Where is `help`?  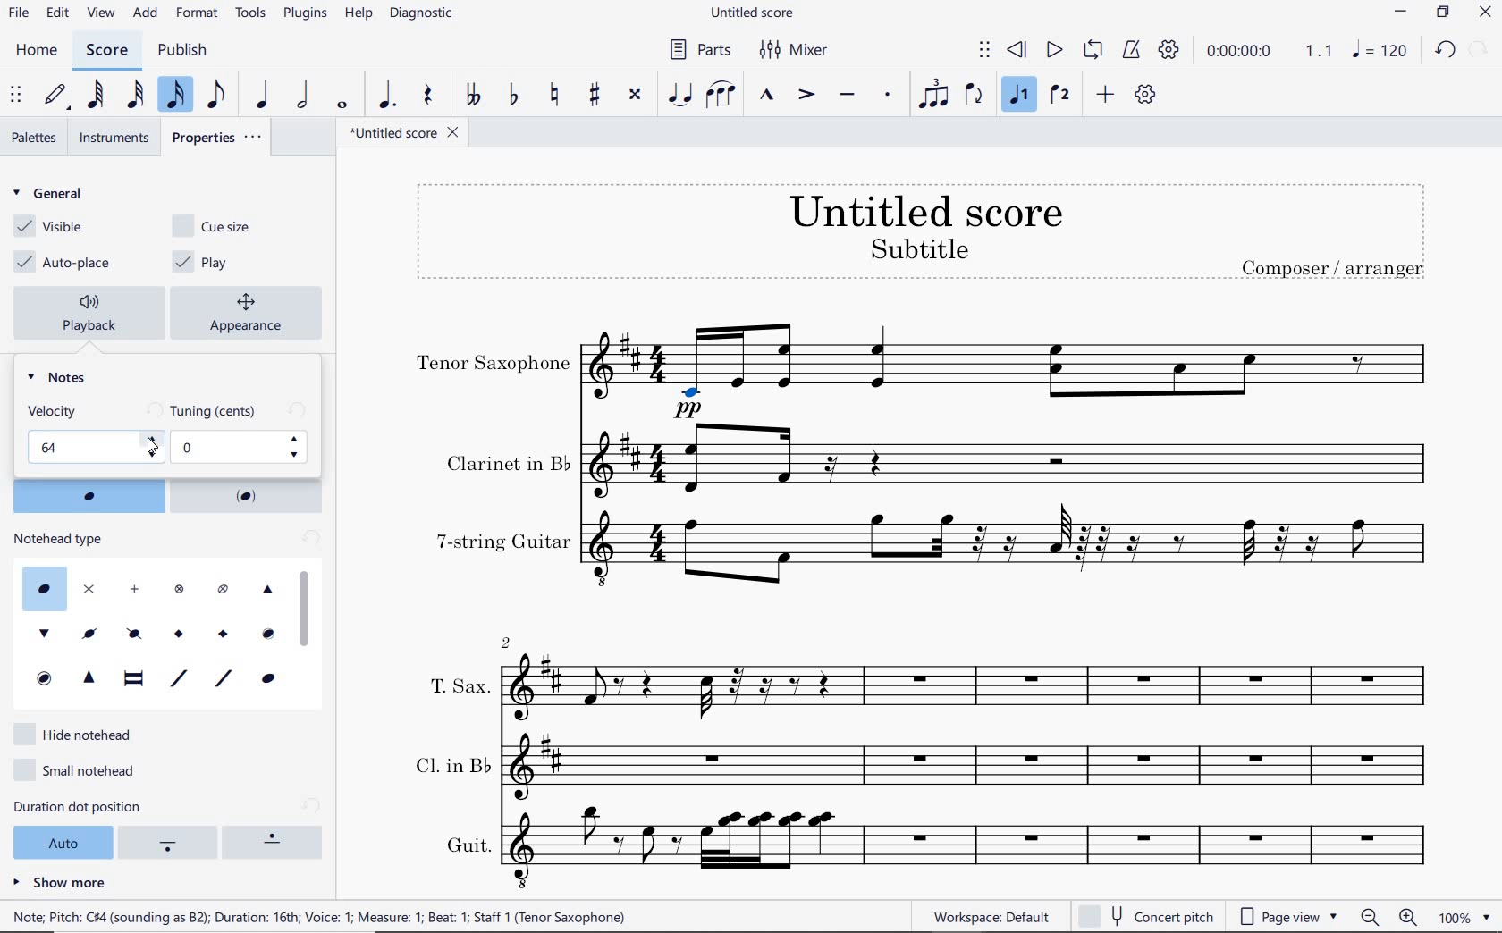 help is located at coordinates (357, 15).